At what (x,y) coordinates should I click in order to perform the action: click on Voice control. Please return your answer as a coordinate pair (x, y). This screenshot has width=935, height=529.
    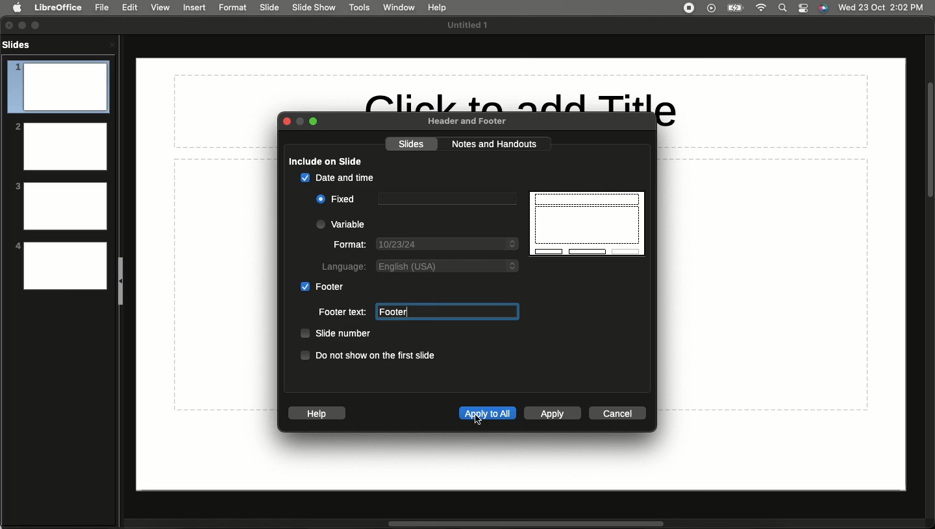
    Looking at the image, I should click on (823, 8).